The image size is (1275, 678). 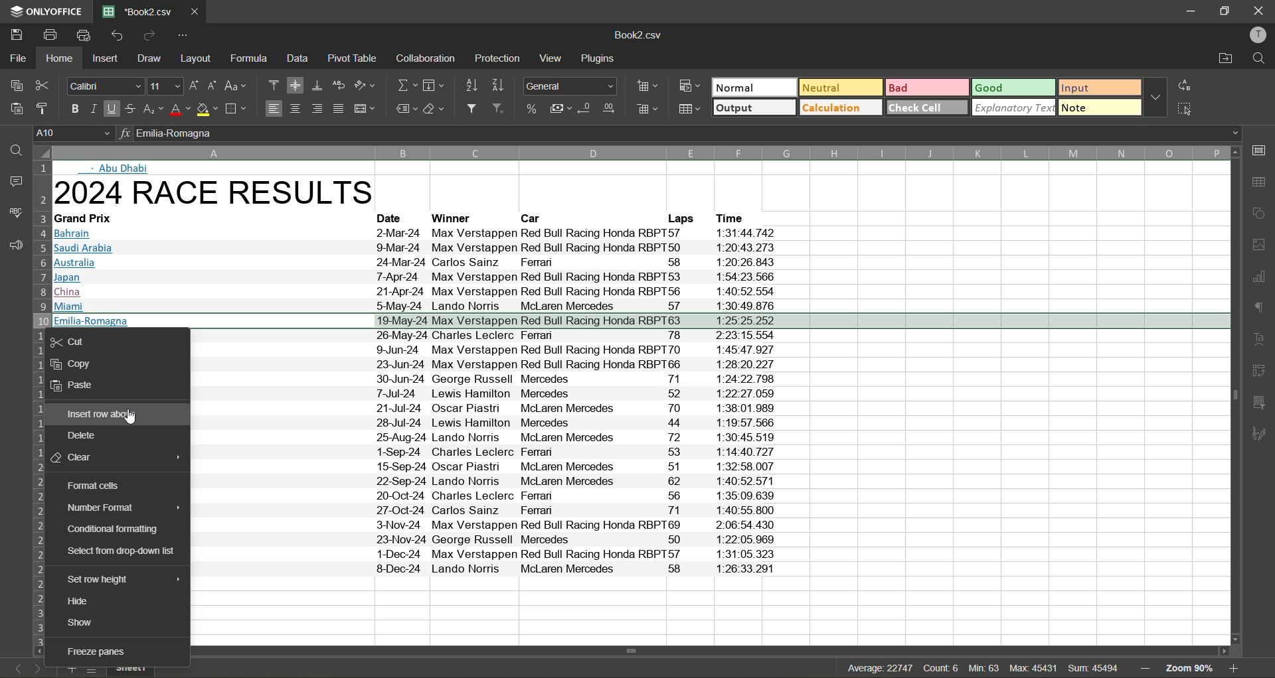 I want to click on increase decimal, so click(x=610, y=110).